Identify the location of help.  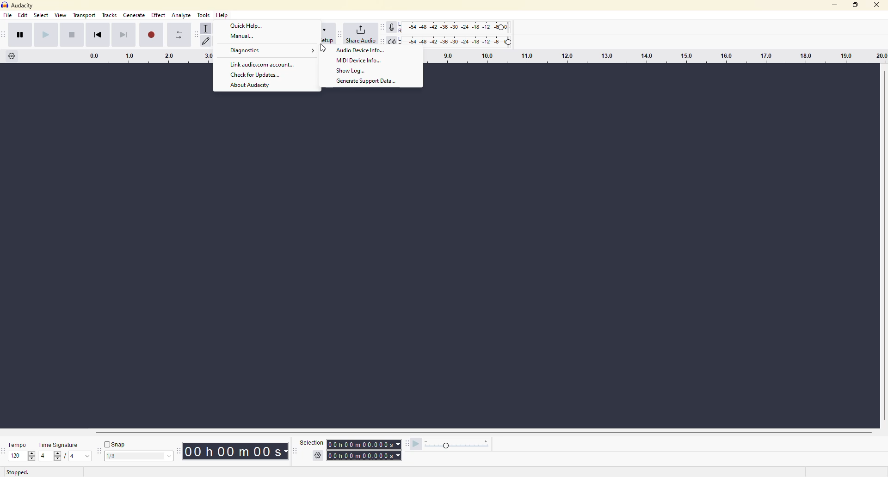
(223, 16).